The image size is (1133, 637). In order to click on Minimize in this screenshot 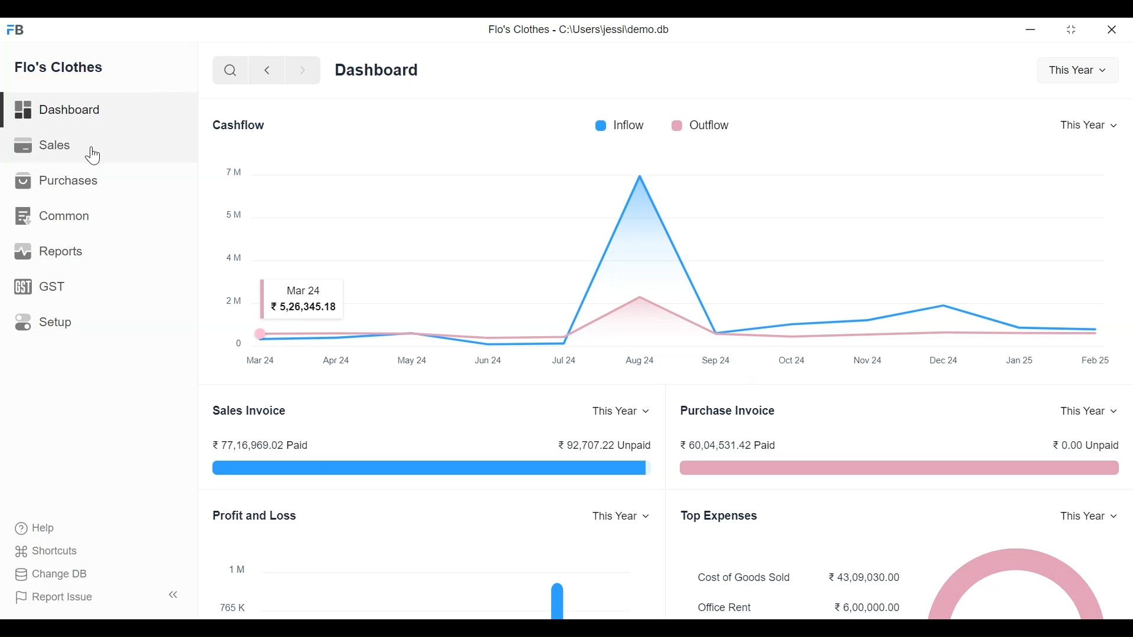, I will do `click(1031, 30)`.